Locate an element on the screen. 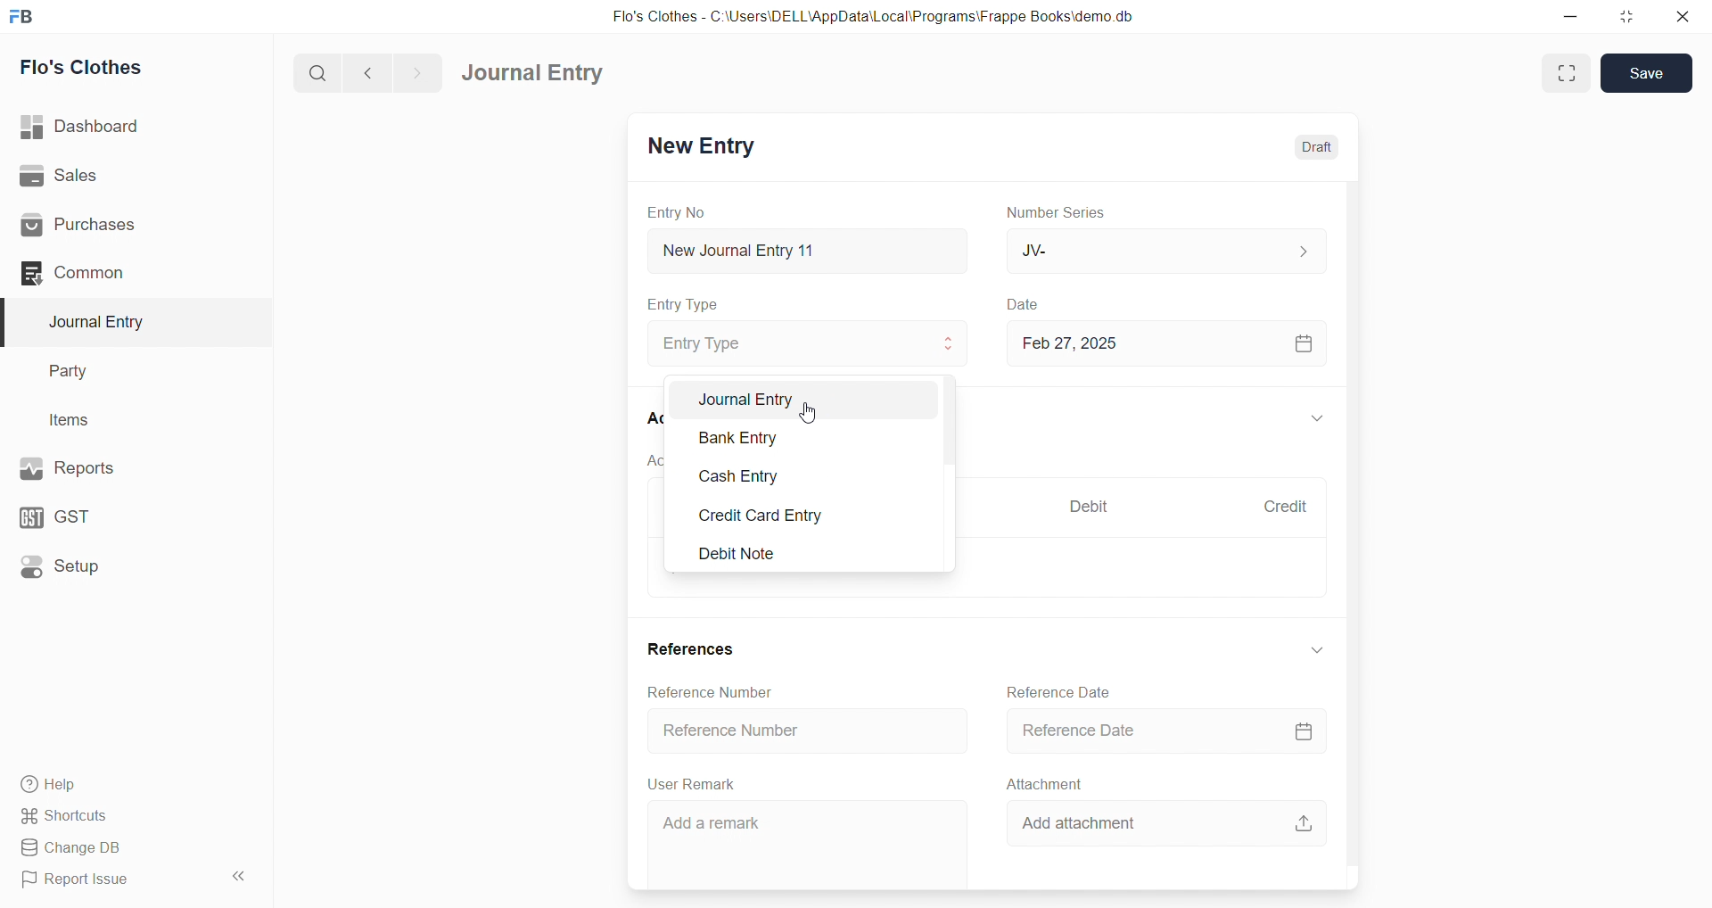 The height and width of the screenshot is (908, 1712). Entry Type is located at coordinates (810, 343).